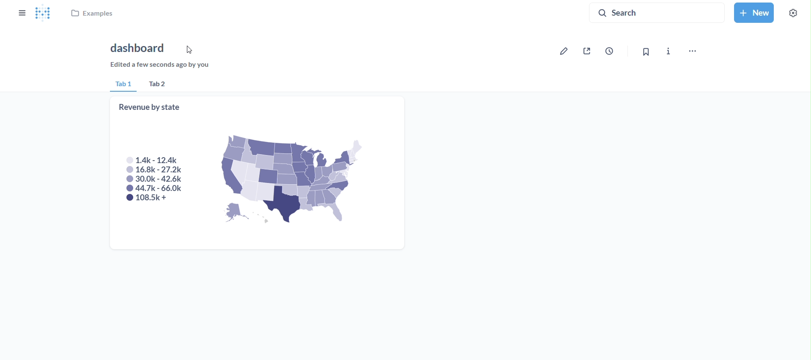 This screenshot has width=811, height=360. I want to click on more info, so click(669, 52).